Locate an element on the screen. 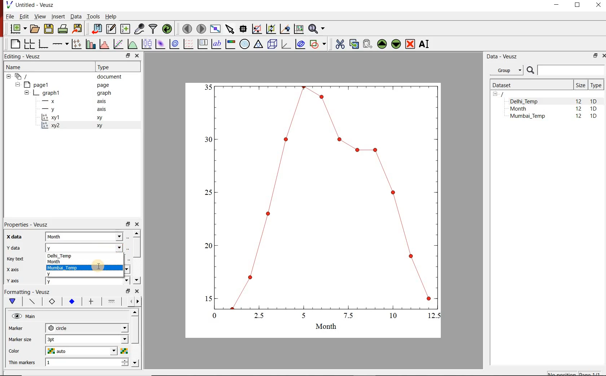  cut the selected widget is located at coordinates (340, 44).